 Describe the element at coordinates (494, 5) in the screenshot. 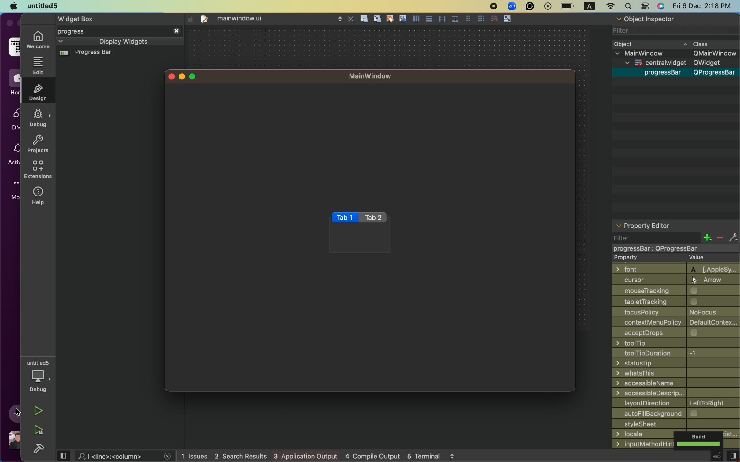

I see `record` at that location.